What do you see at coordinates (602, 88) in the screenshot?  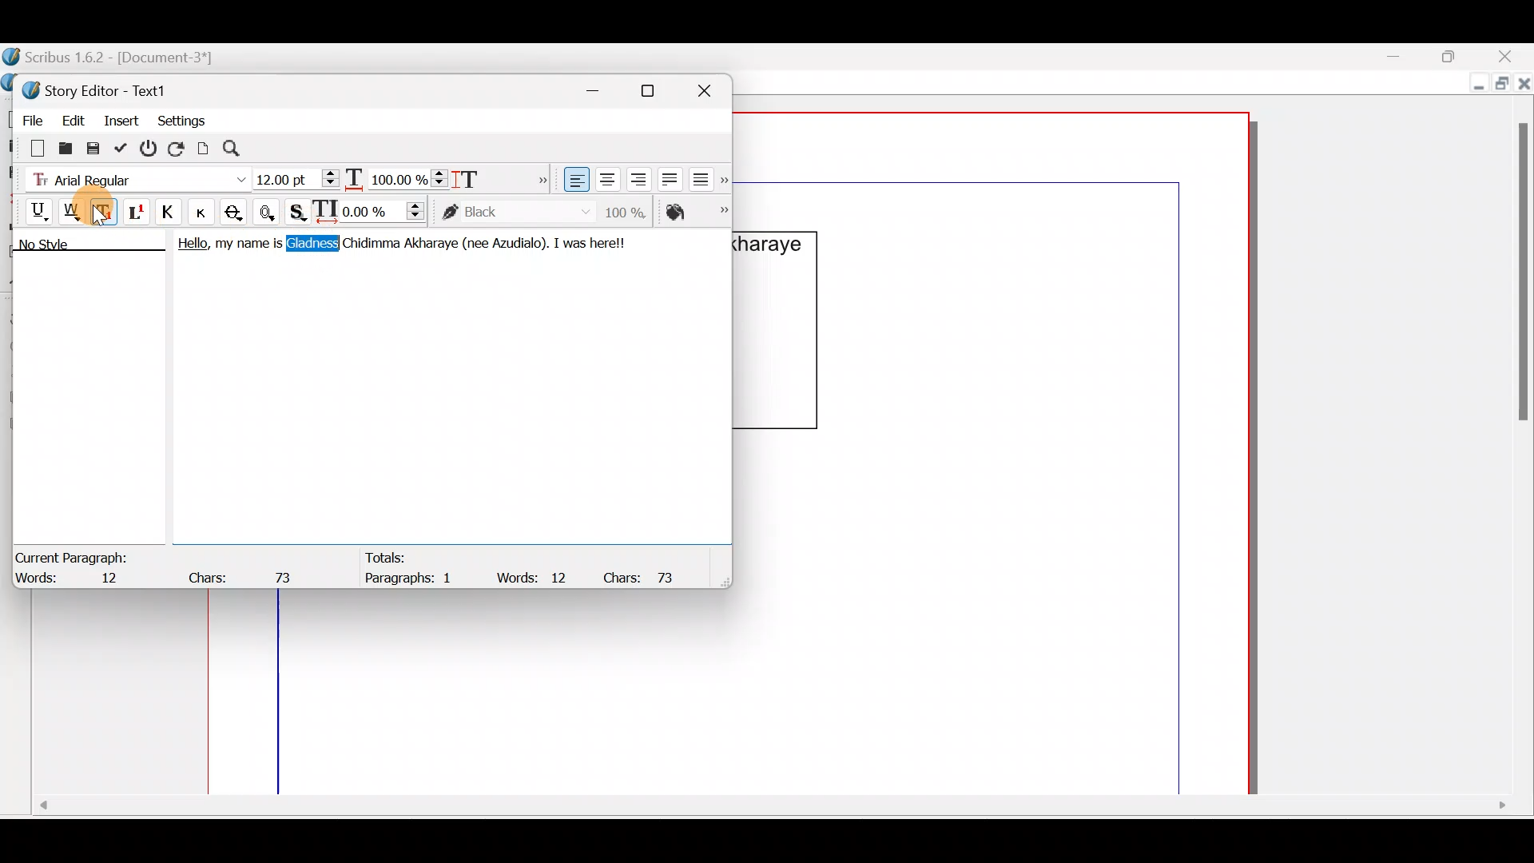 I see `Minimize` at bounding box center [602, 88].